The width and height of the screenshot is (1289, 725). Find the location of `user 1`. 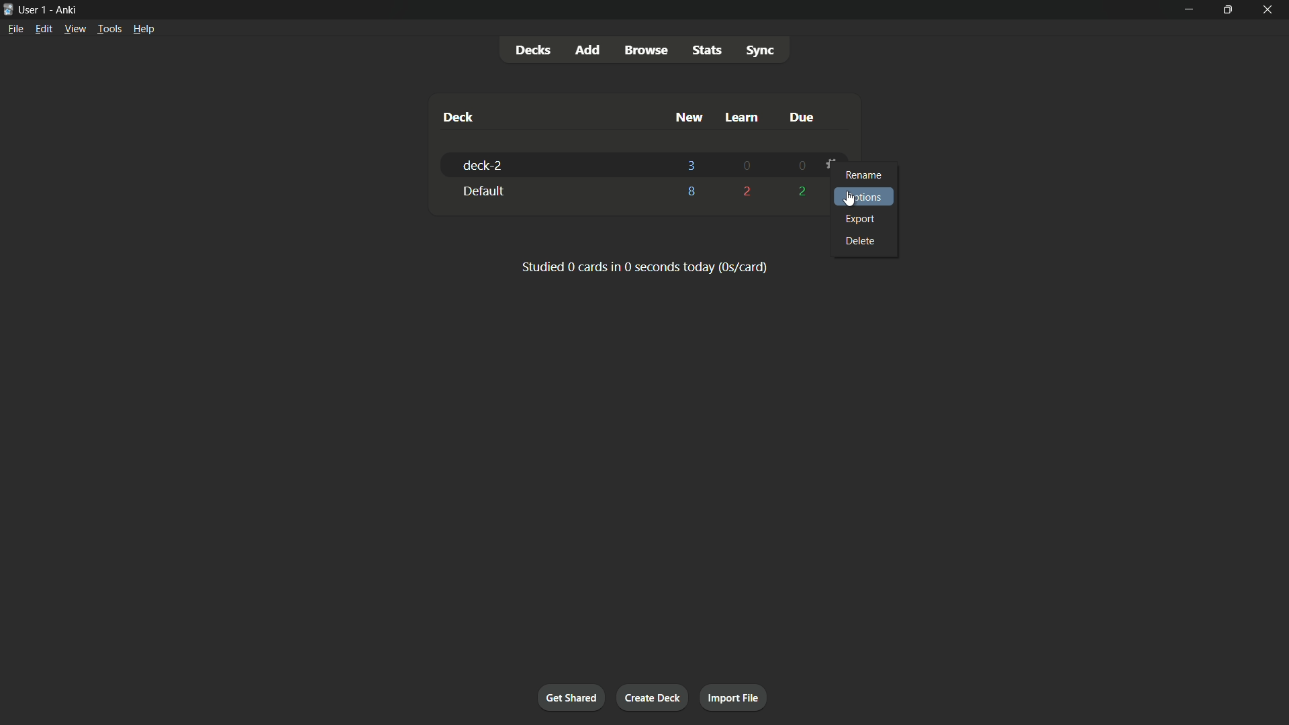

user 1 is located at coordinates (34, 10).